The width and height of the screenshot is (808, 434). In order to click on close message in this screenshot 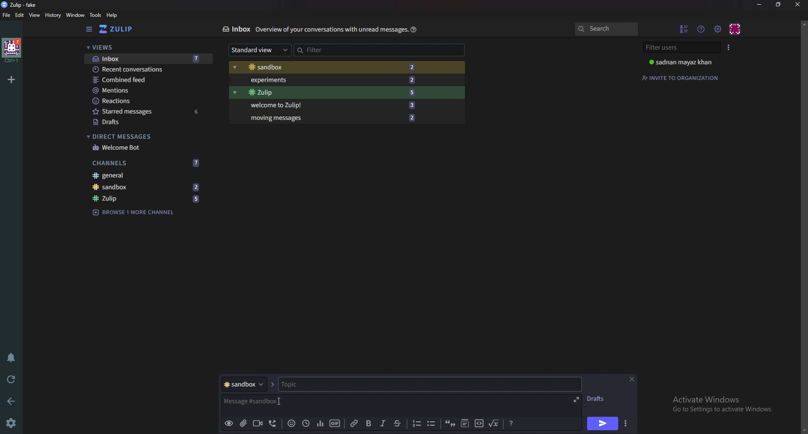, I will do `click(632, 379)`.